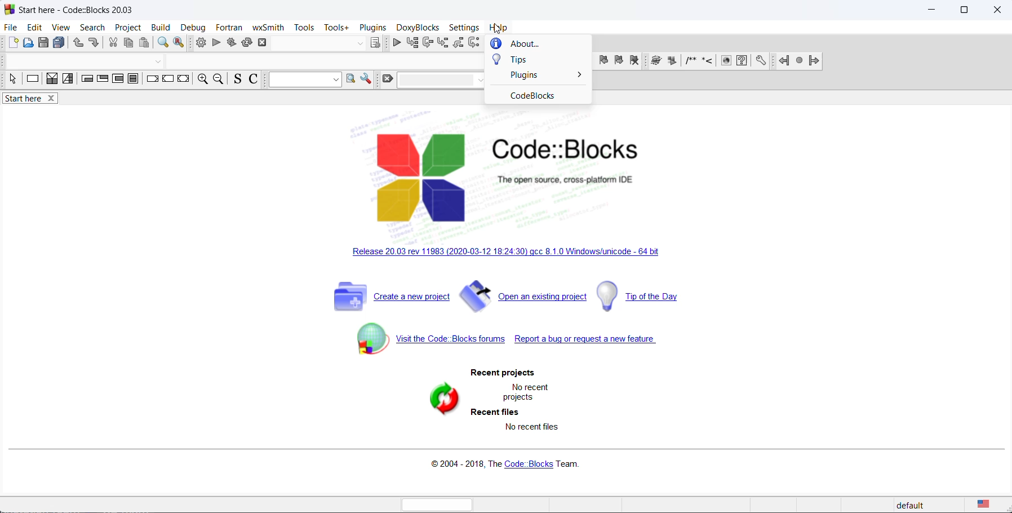  I want to click on dropdown, so click(302, 80).